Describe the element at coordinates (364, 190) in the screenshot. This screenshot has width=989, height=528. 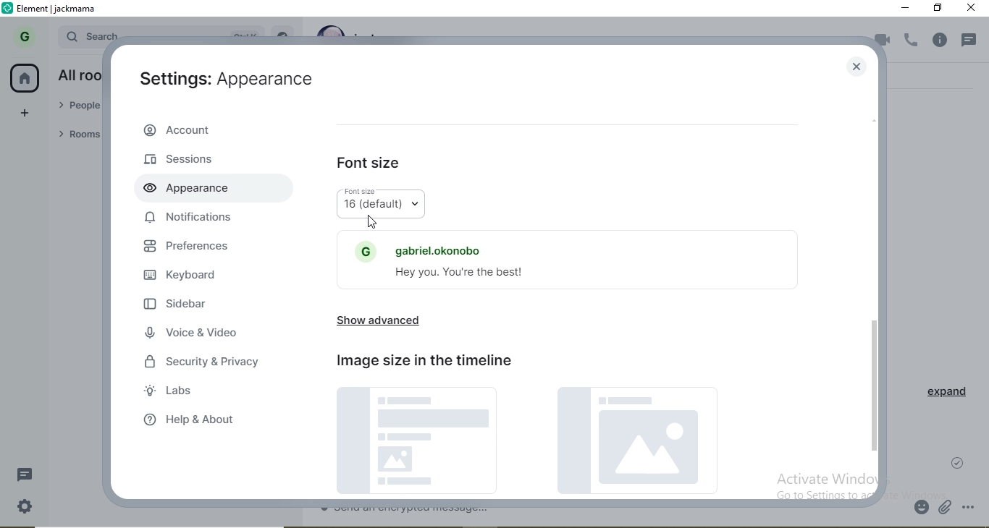
I see `Font size` at that location.